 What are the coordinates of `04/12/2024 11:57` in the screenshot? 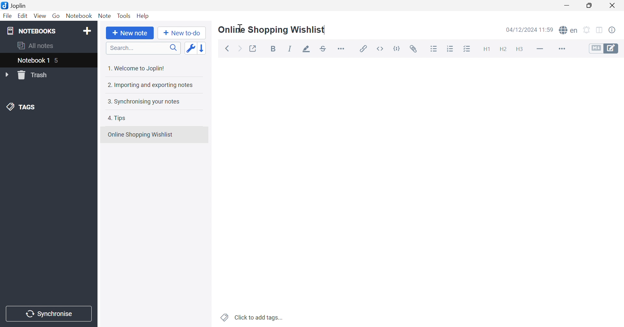 It's located at (529, 30).